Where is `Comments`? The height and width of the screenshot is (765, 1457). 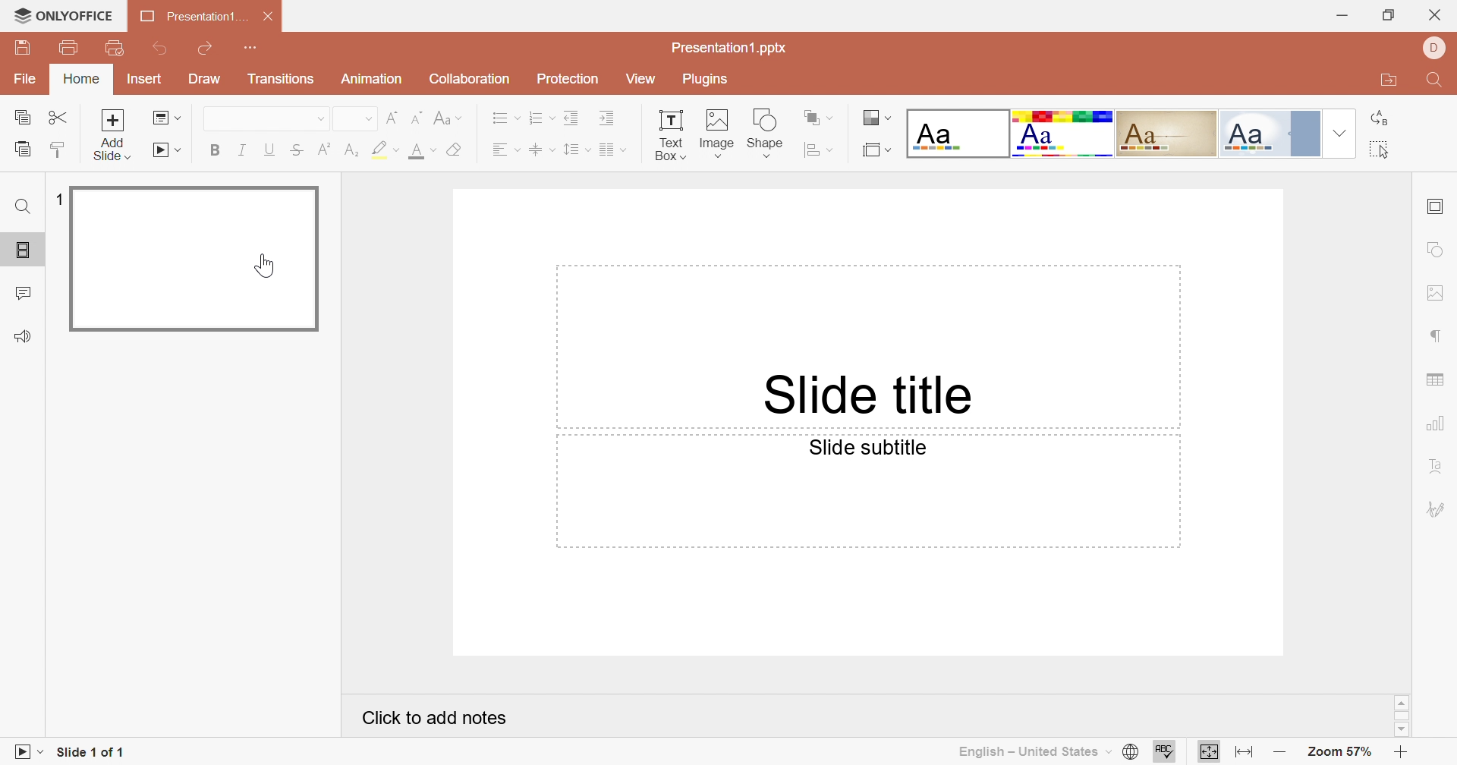 Comments is located at coordinates (27, 294).